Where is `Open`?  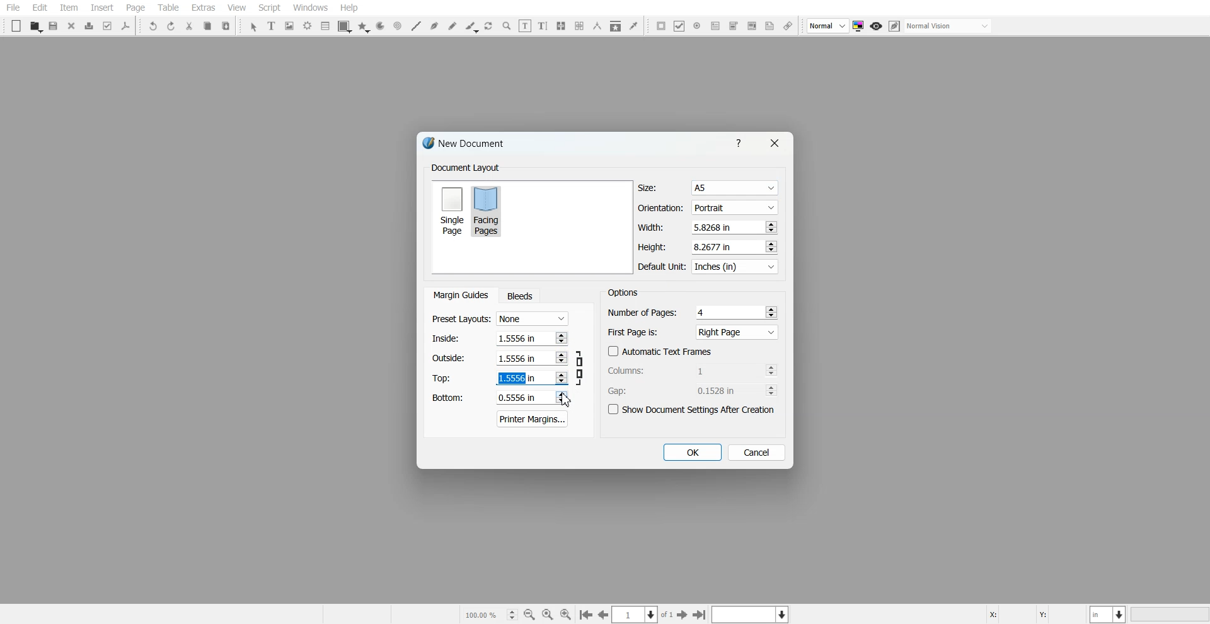 Open is located at coordinates (35, 26).